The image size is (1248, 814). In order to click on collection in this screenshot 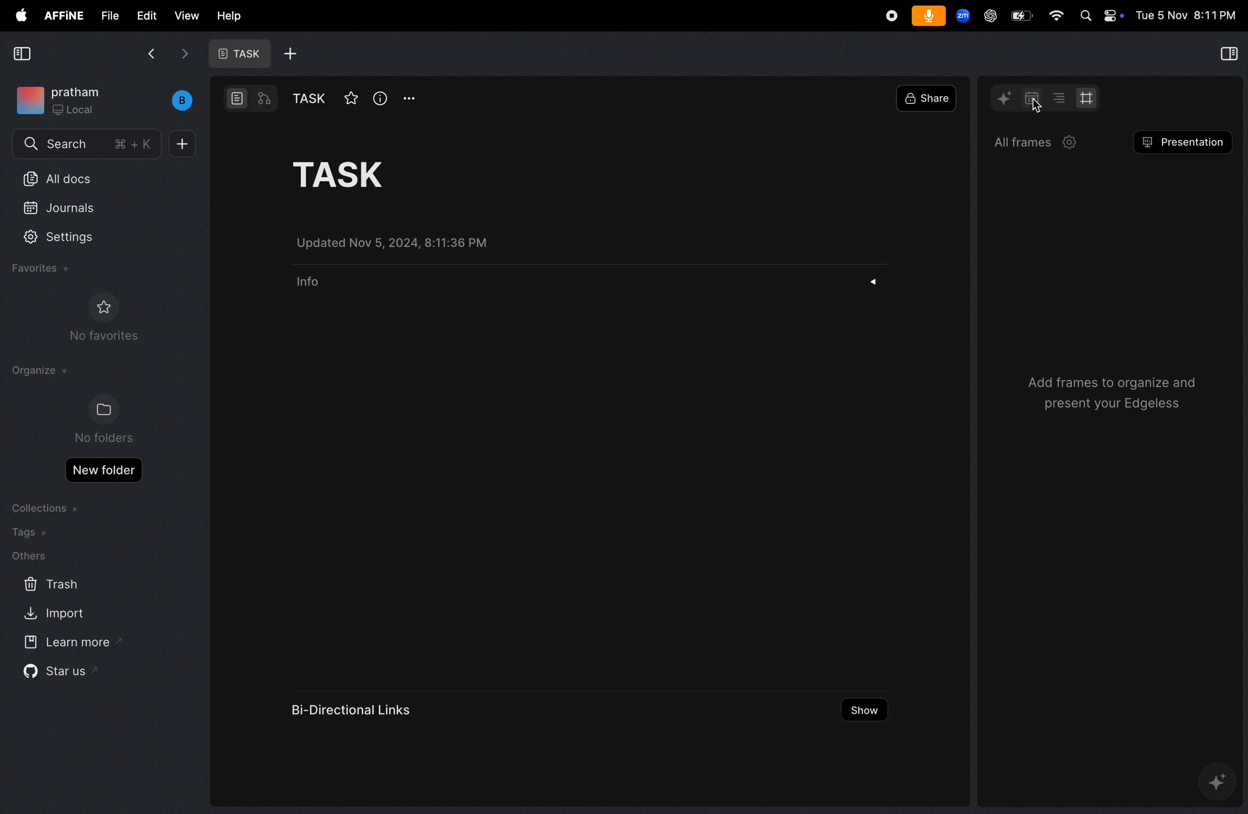, I will do `click(47, 508)`.